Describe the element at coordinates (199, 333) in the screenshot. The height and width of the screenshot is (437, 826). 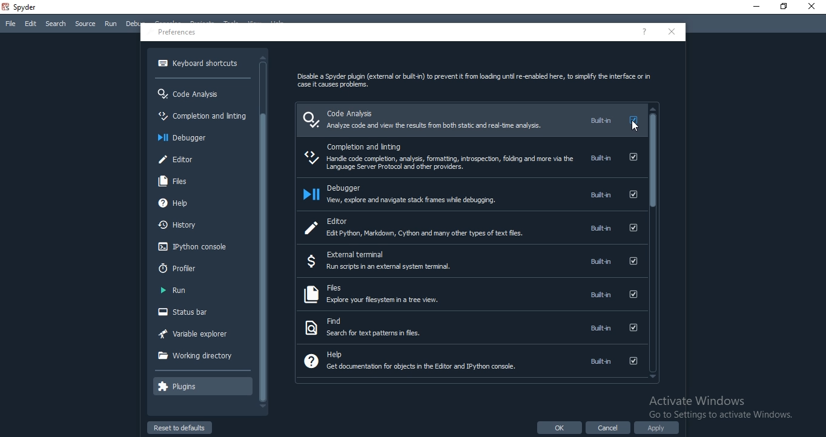
I see `variable explorer` at that location.